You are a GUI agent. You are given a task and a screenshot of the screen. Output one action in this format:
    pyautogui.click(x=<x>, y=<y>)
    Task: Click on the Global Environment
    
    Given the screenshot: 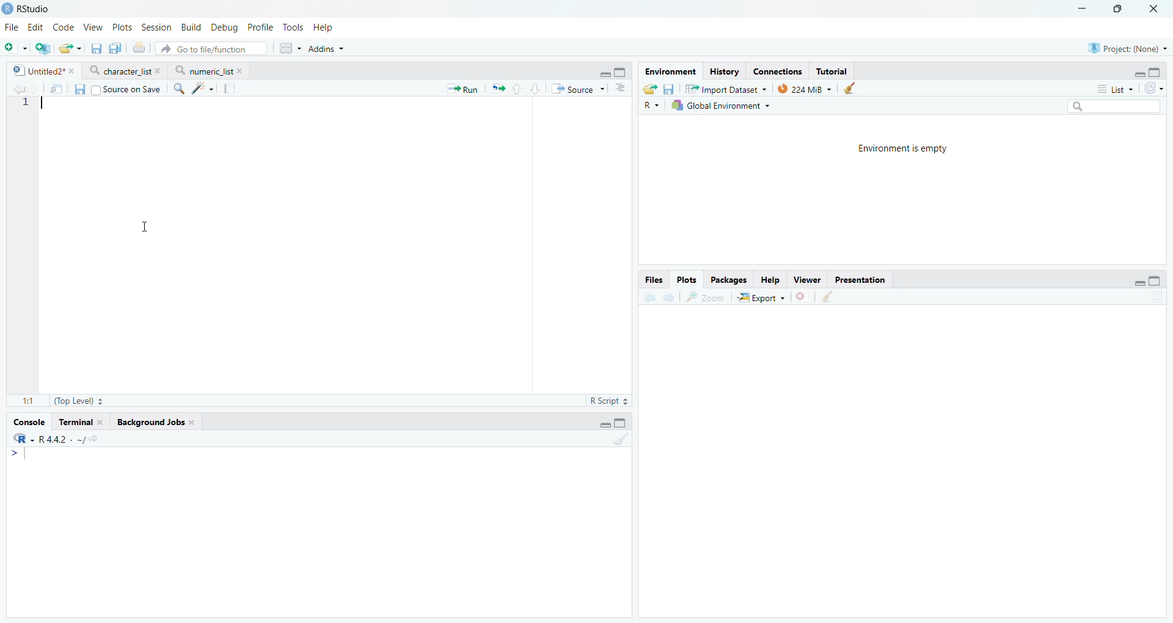 What is the action you would take?
    pyautogui.click(x=720, y=106)
    